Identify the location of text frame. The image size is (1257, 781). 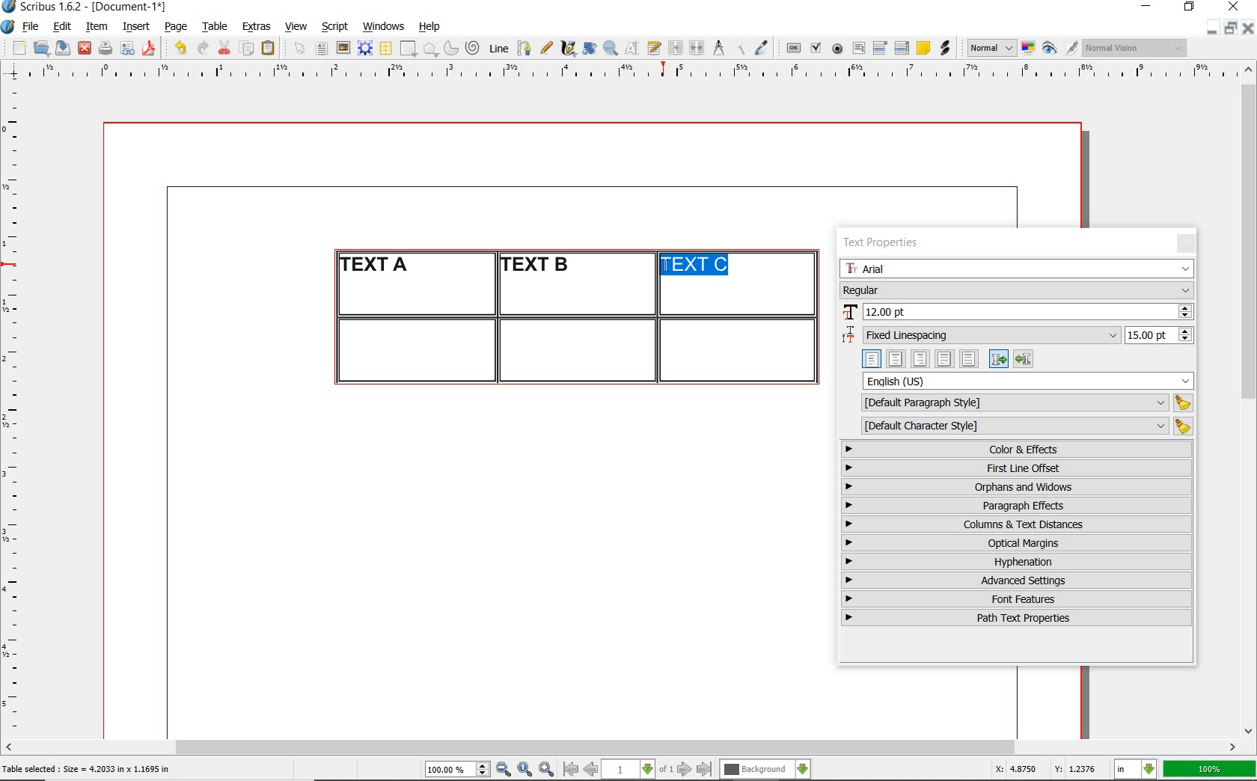
(321, 49).